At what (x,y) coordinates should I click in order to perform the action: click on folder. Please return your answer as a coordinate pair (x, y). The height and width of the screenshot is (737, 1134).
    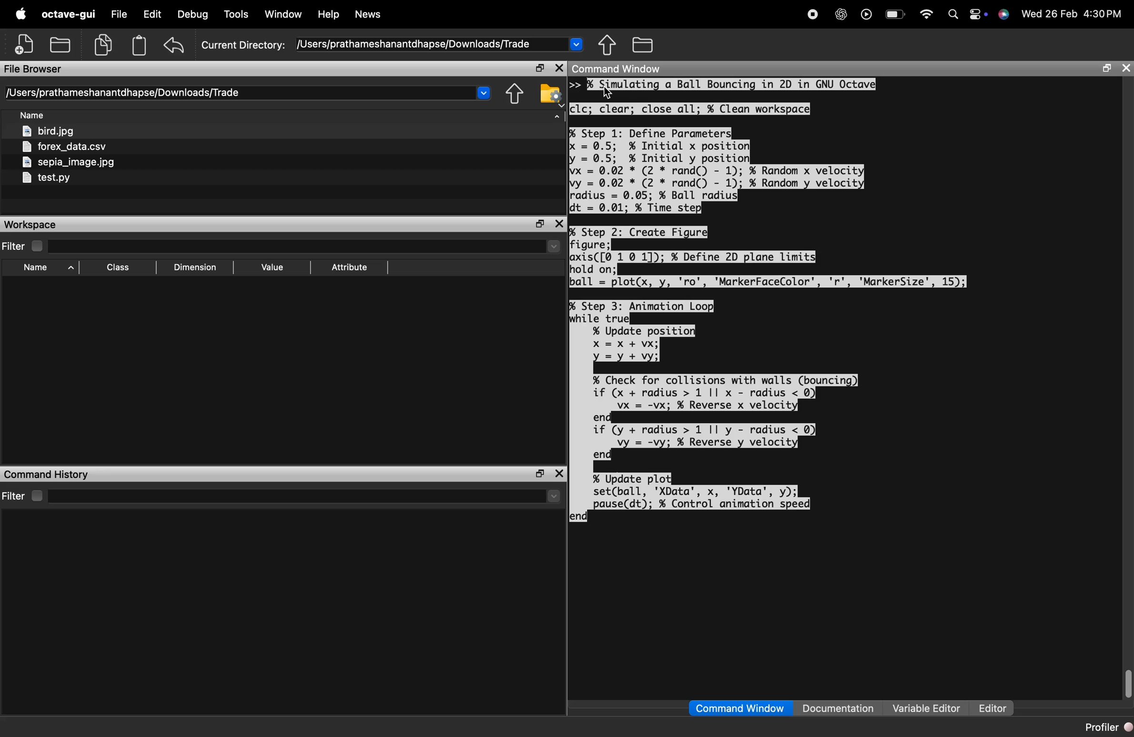
    Looking at the image, I should click on (643, 44).